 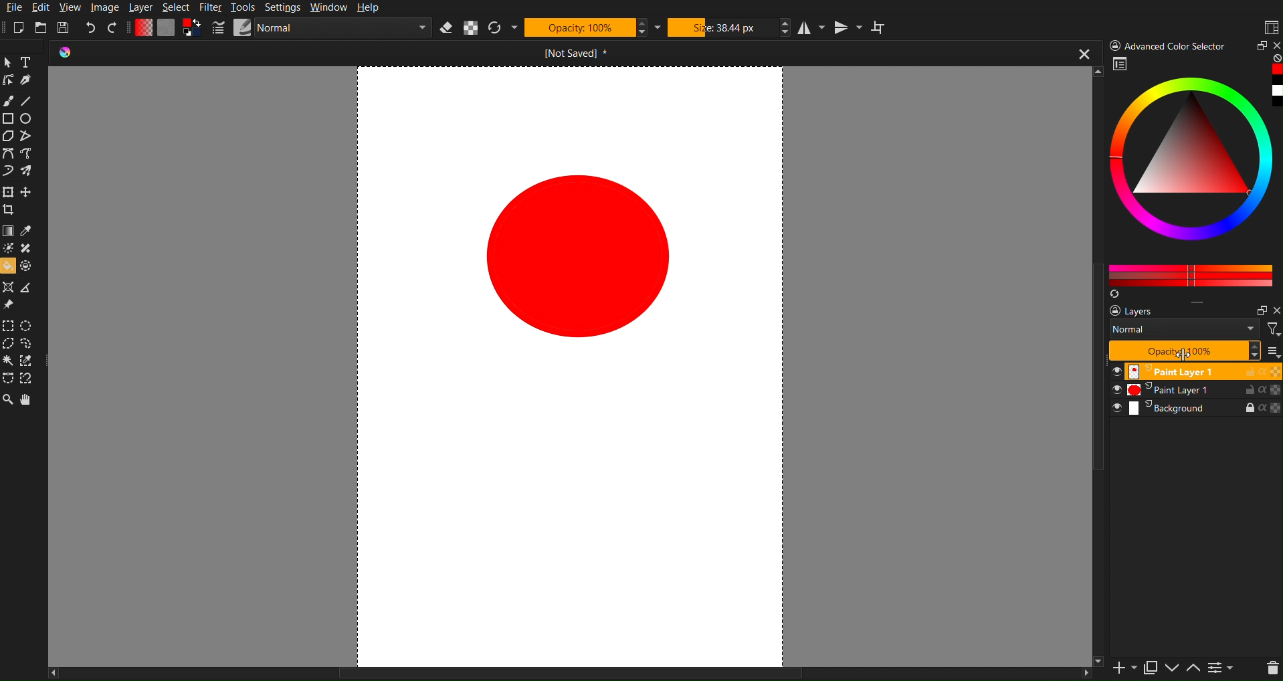 What do you see at coordinates (8, 266) in the screenshot?
I see `Bucket fill` at bounding box center [8, 266].